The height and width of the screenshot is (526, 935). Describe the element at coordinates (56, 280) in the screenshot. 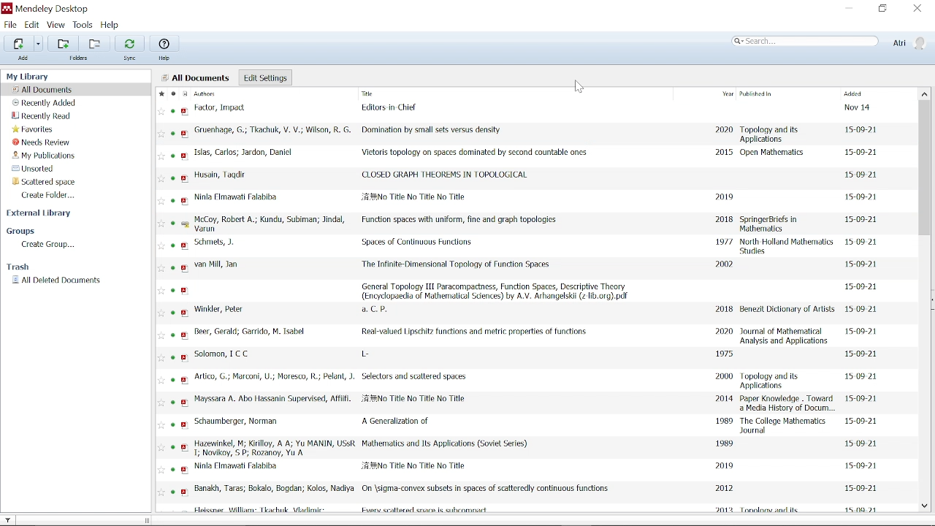

I see `All deleted documents` at that location.